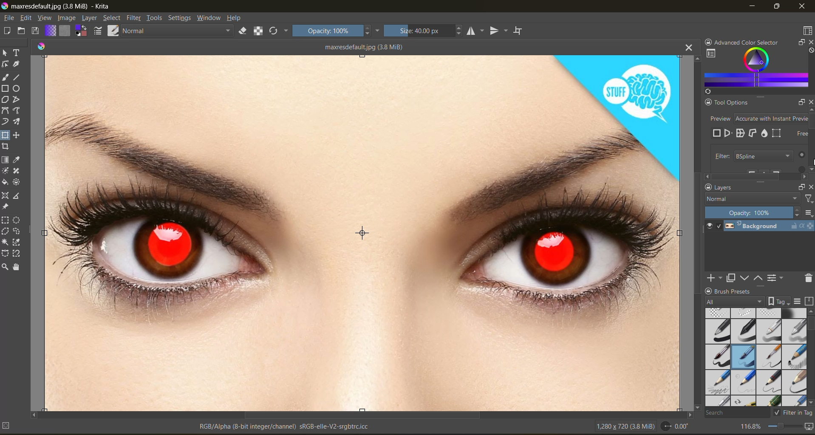 This screenshot has height=435, width=815. Describe the element at coordinates (38, 30) in the screenshot. I see `save` at that location.